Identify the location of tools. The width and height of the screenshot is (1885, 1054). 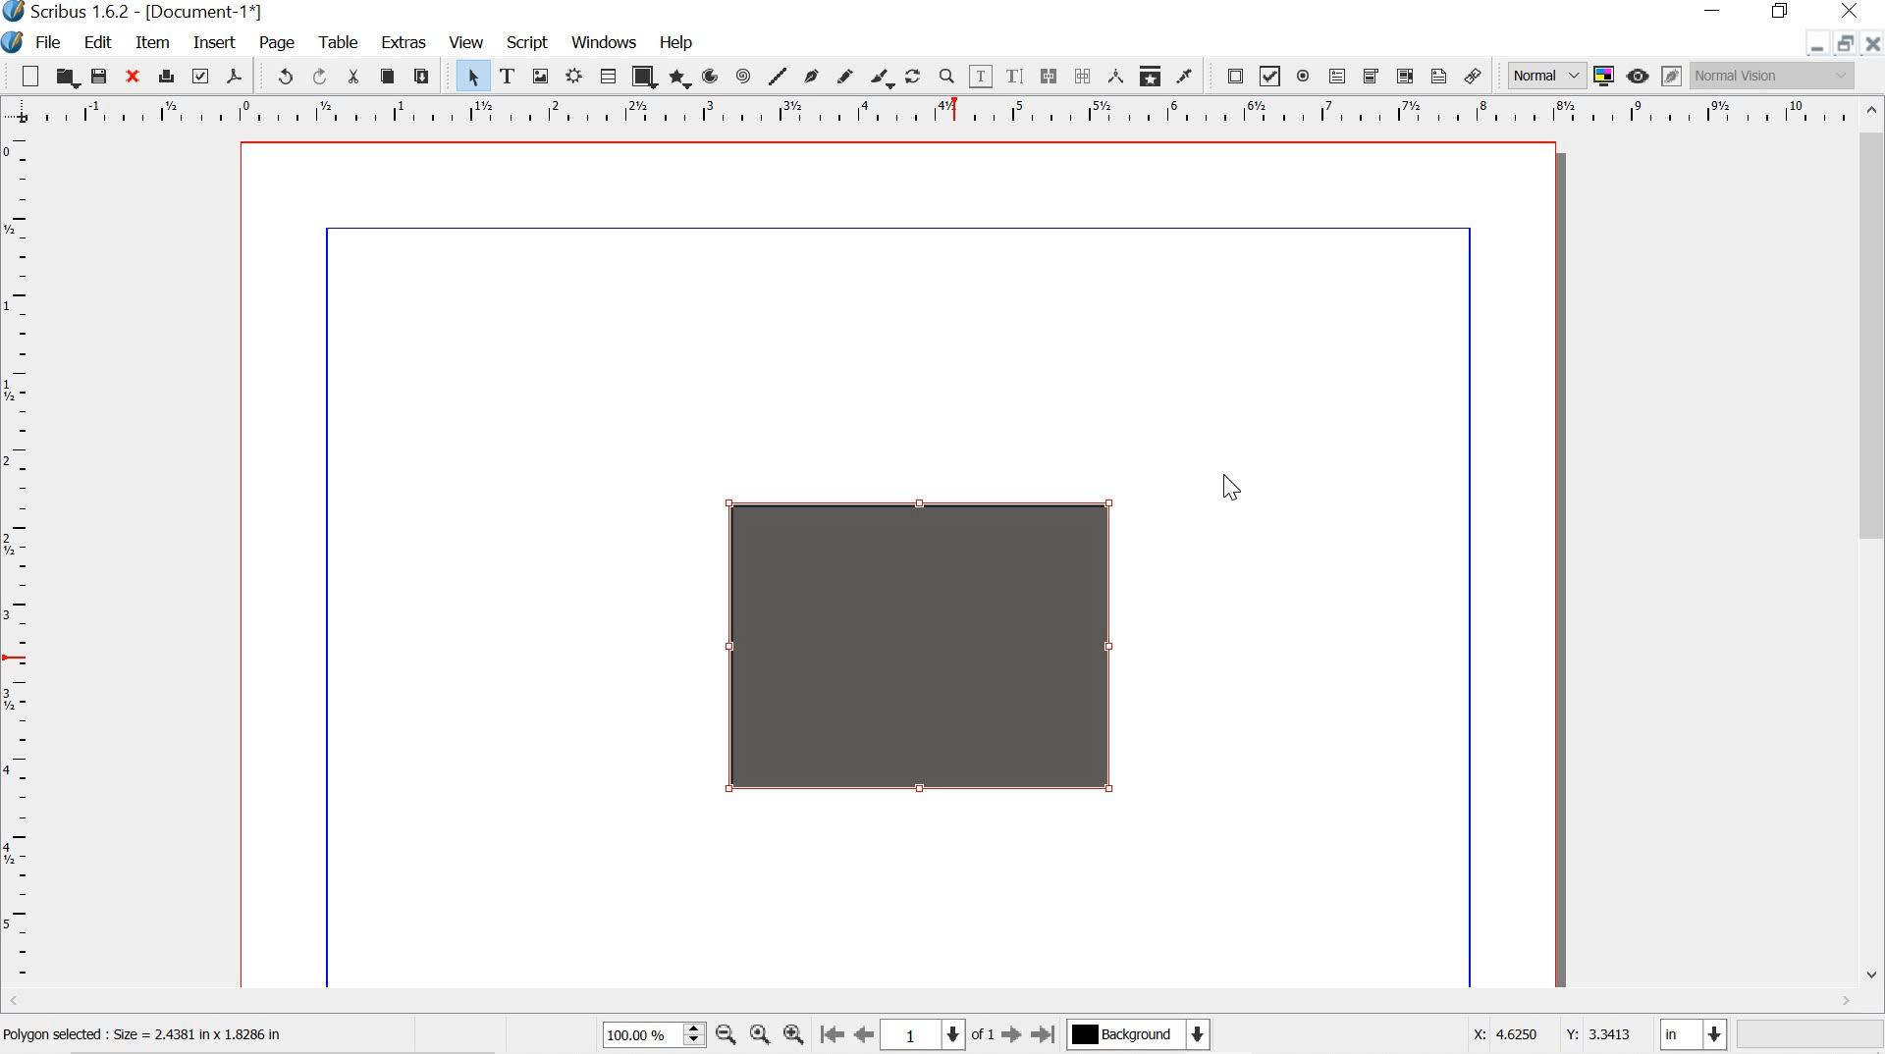
(340, 40).